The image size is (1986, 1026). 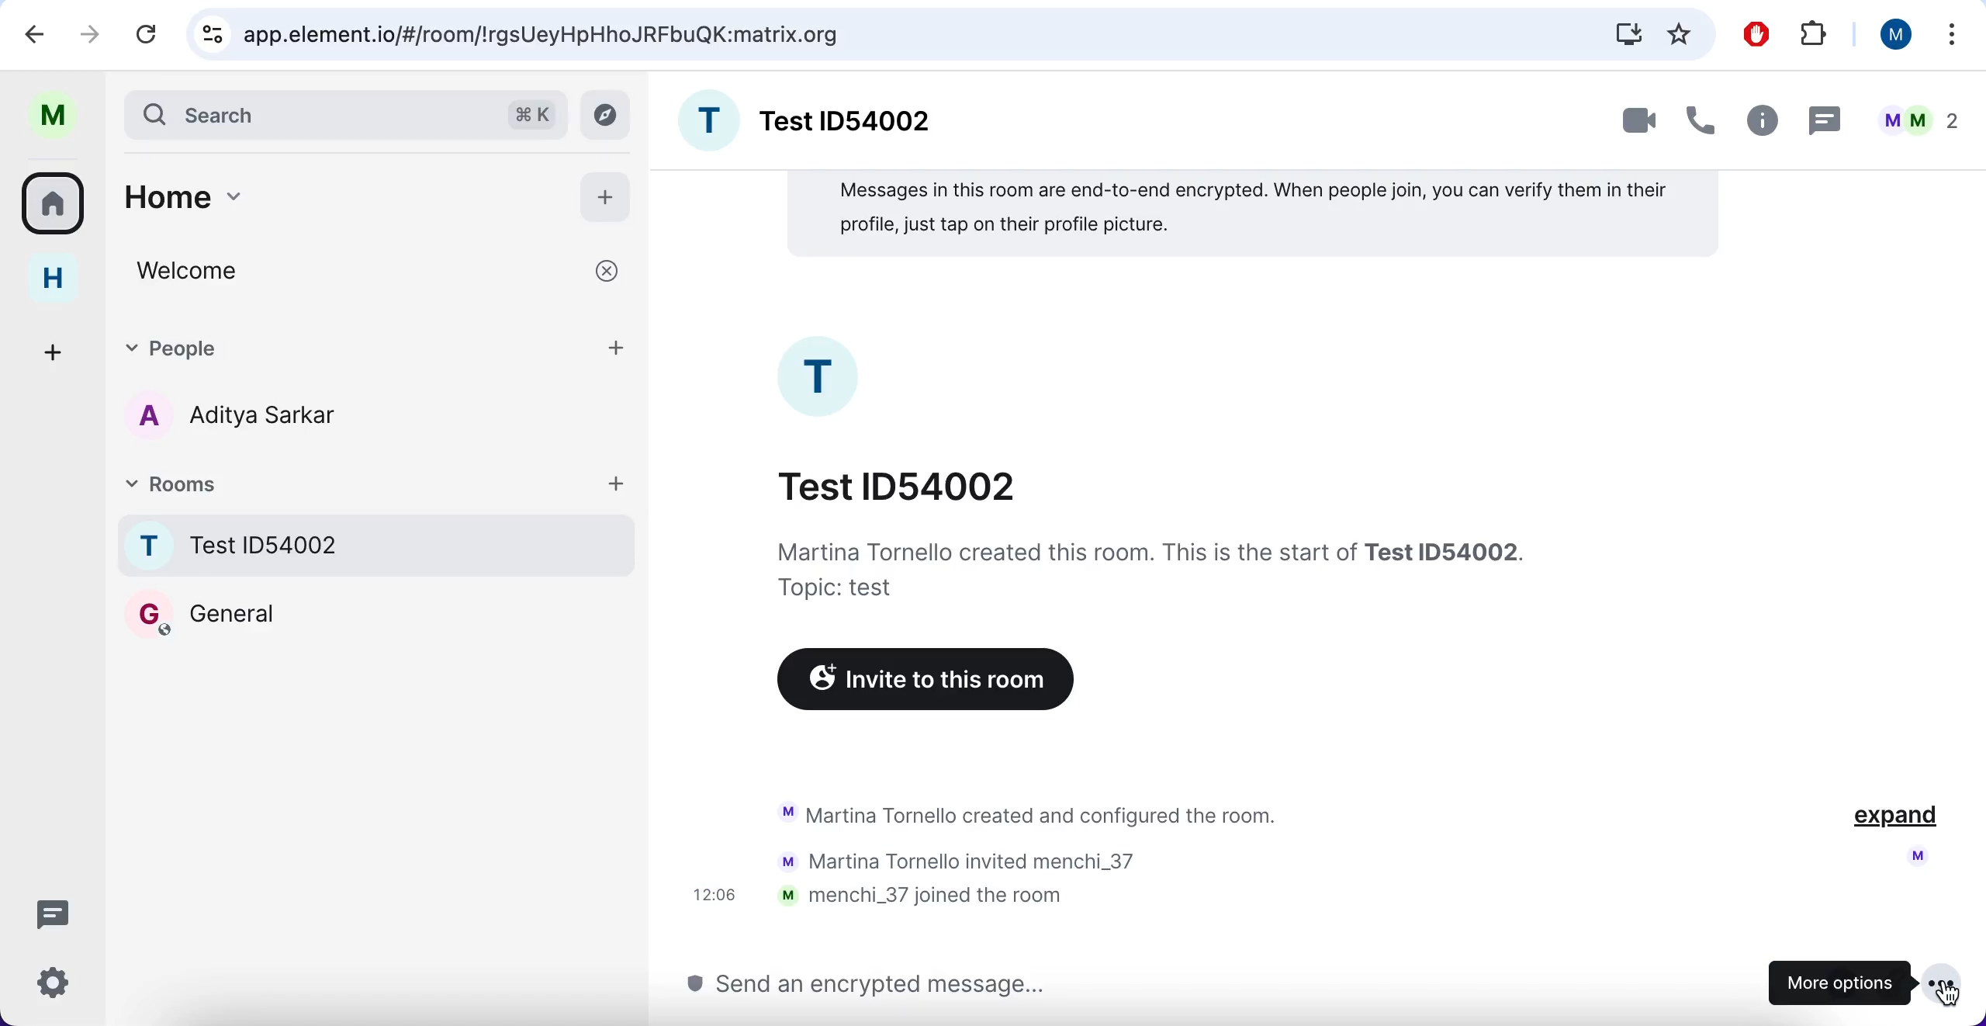 What do you see at coordinates (1008, 857) in the screenshot?
I see `activity chat` at bounding box center [1008, 857].